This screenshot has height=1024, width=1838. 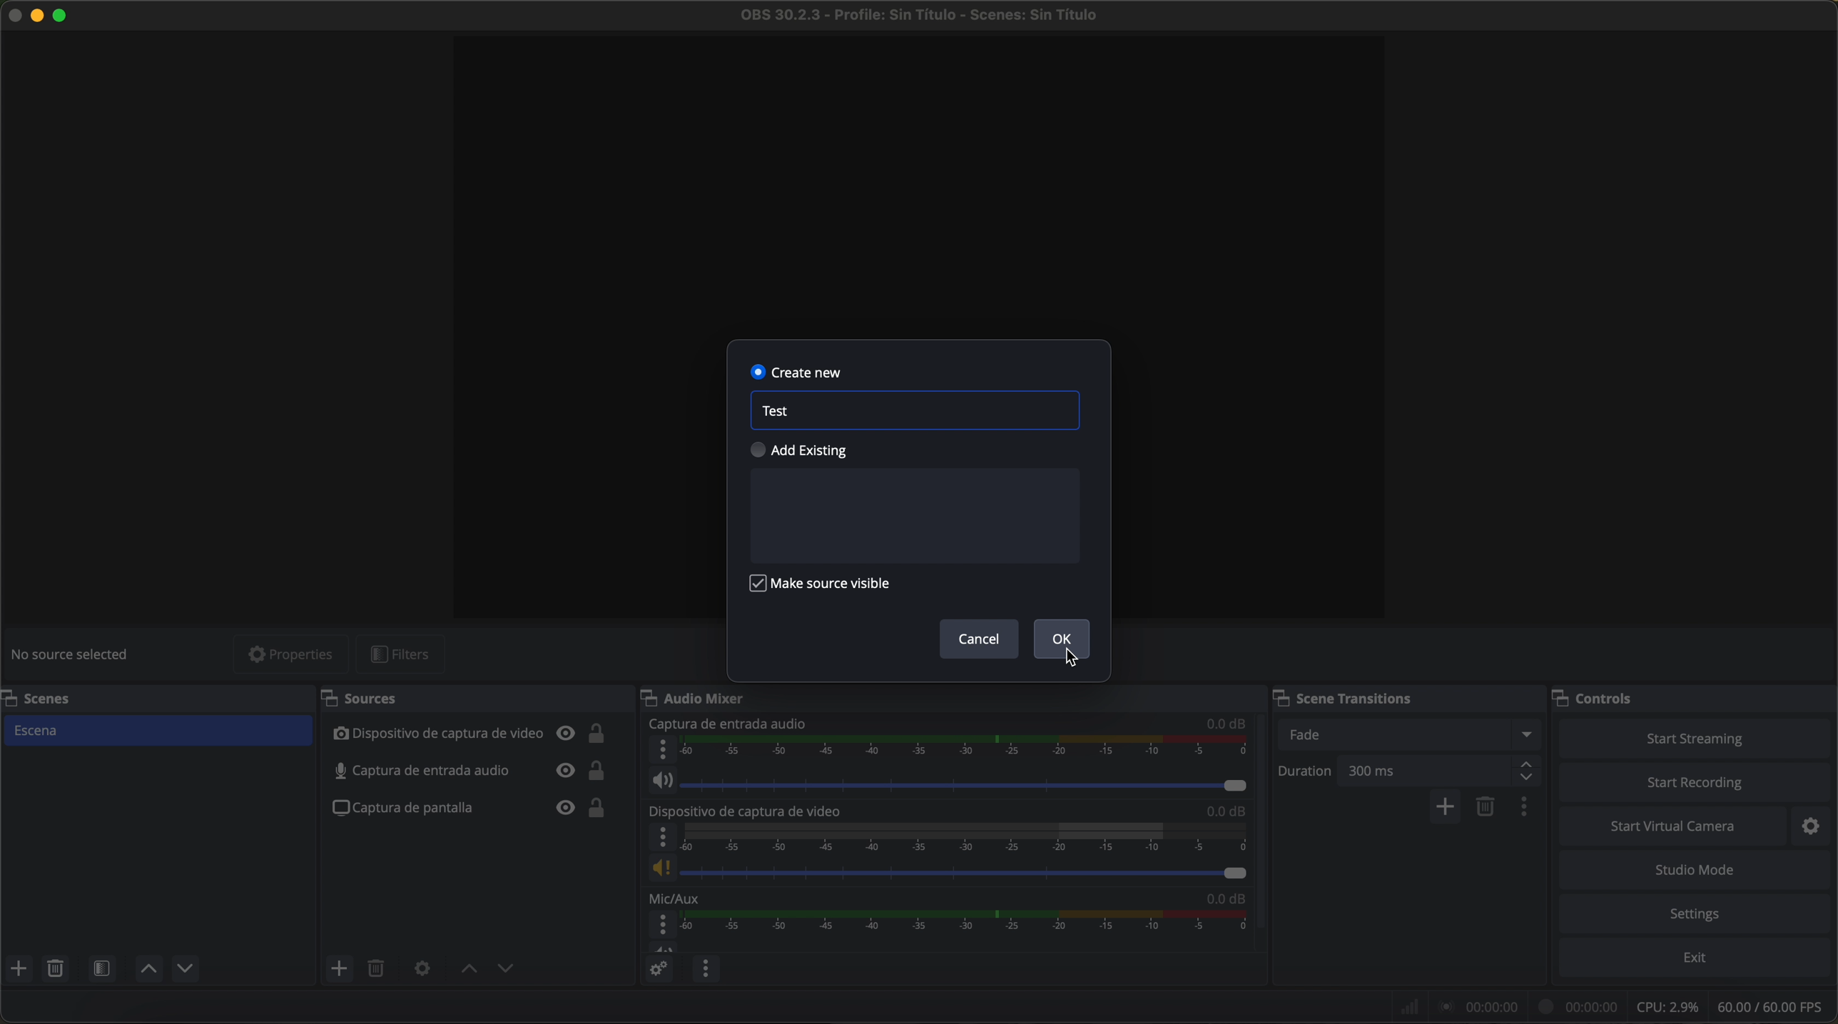 What do you see at coordinates (469, 969) in the screenshot?
I see `move source up` at bounding box center [469, 969].